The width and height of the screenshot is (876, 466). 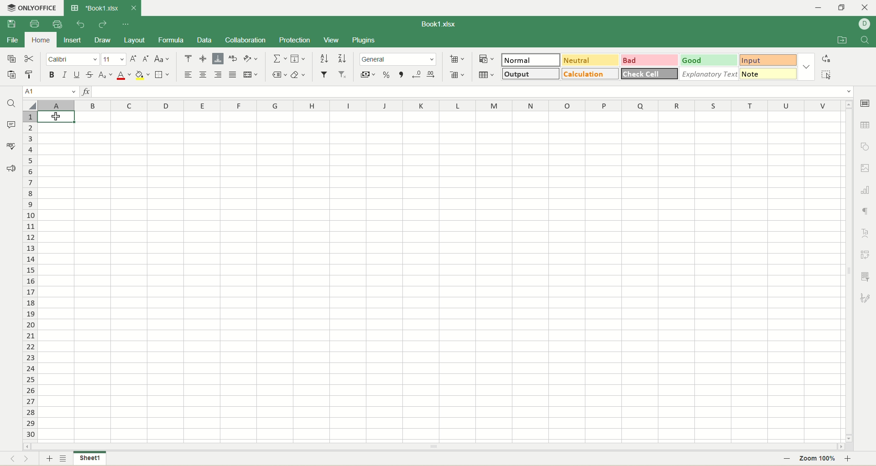 What do you see at coordinates (826, 59) in the screenshot?
I see `replace` at bounding box center [826, 59].